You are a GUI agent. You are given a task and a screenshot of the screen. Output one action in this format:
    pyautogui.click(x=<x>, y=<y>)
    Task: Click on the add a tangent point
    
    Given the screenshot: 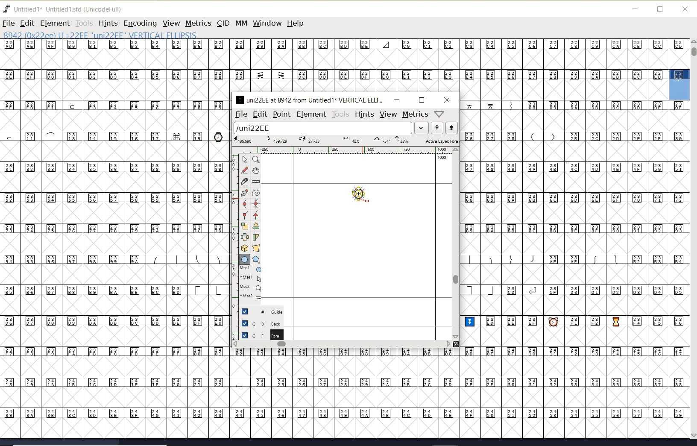 What is the action you would take?
    pyautogui.click(x=255, y=214)
    